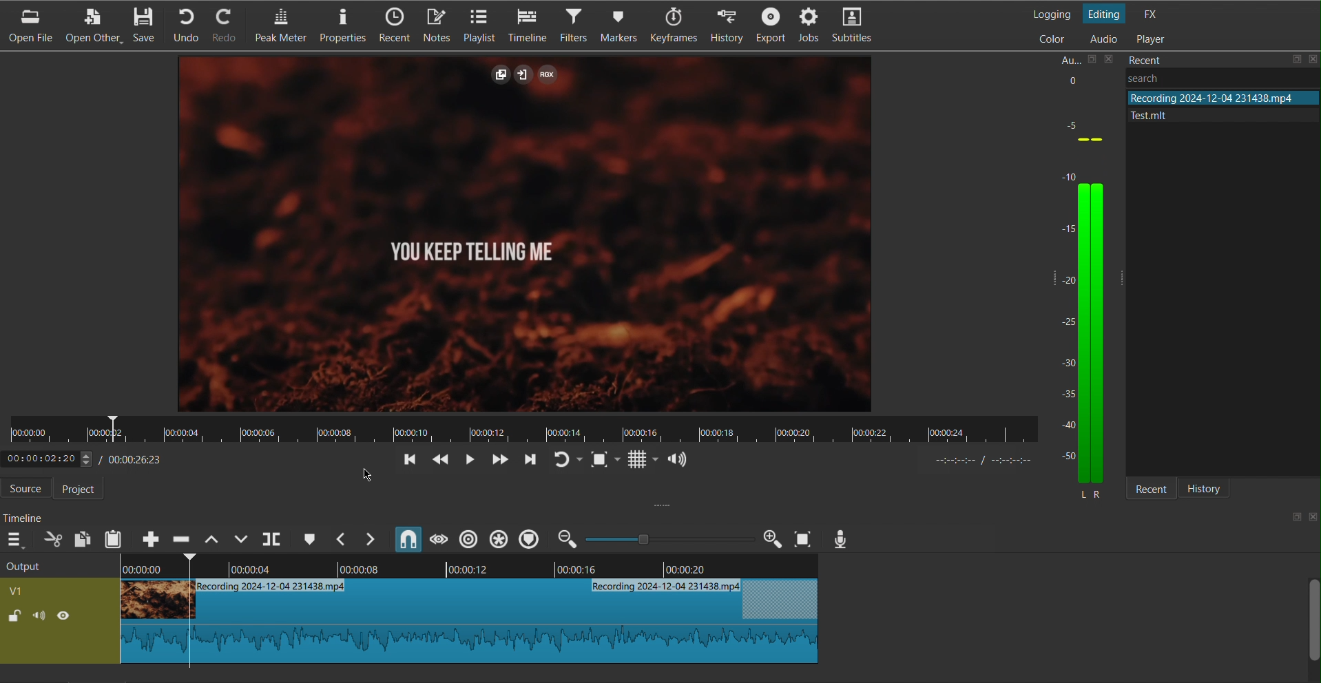  Describe the element at coordinates (1156, 58) in the screenshot. I see `Recent Files` at that location.